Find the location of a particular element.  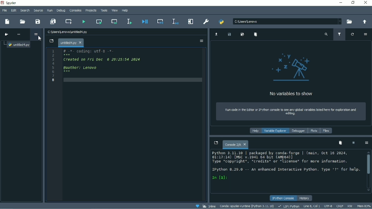

Mem is located at coordinates (364, 206).